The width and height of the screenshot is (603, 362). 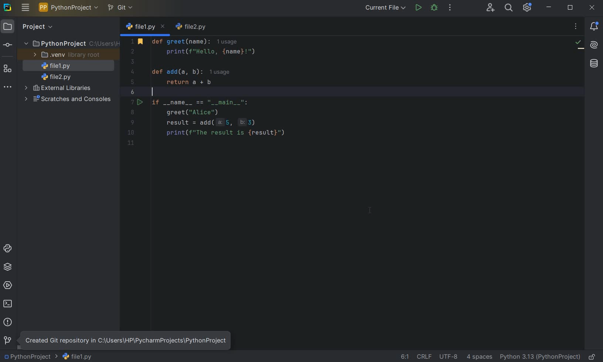 What do you see at coordinates (593, 63) in the screenshot?
I see `database` at bounding box center [593, 63].